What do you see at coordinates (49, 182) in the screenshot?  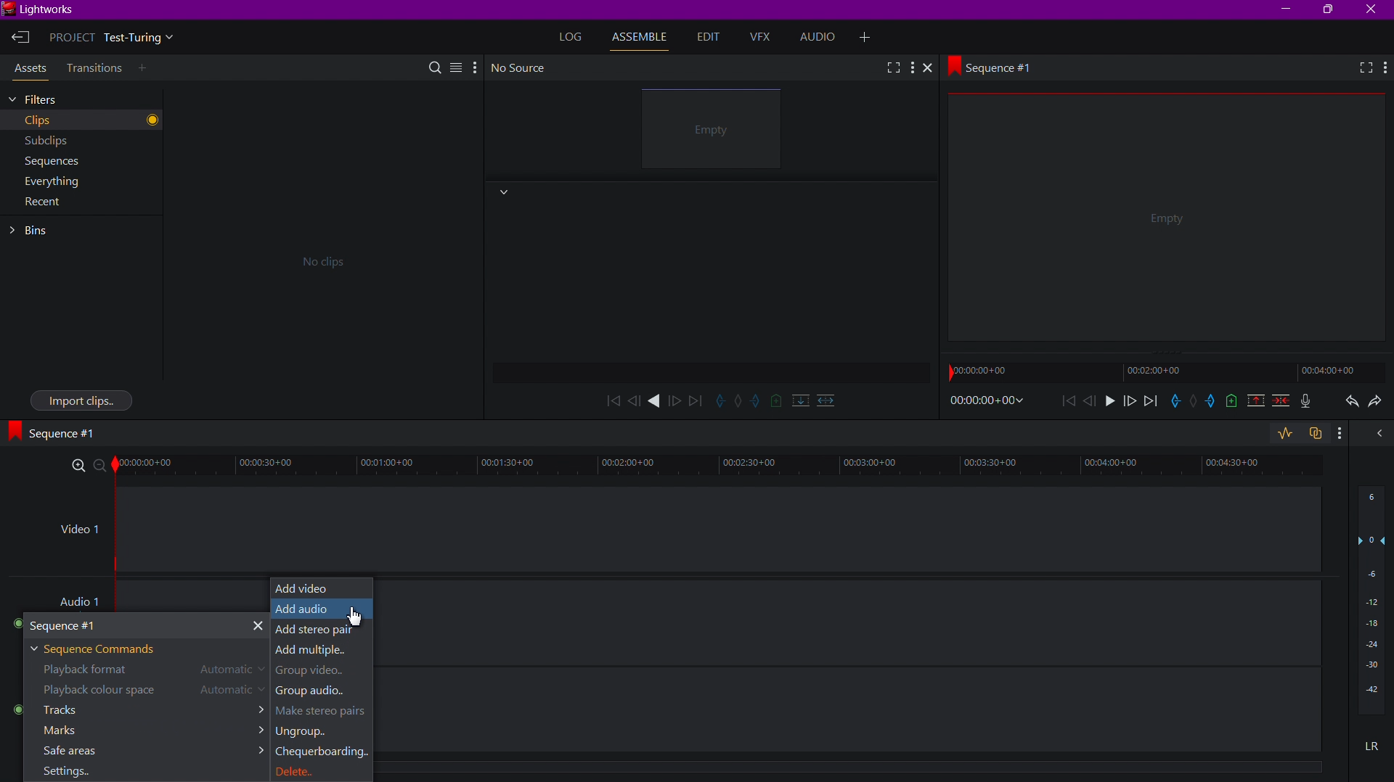 I see `Everything` at bounding box center [49, 182].